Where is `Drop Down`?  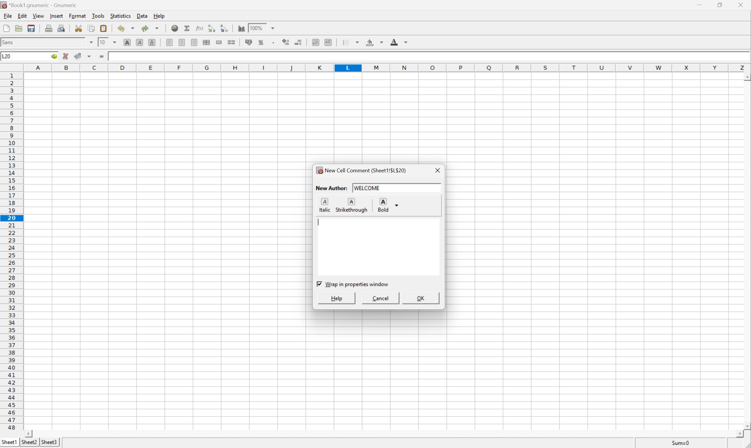 Drop Down is located at coordinates (91, 42).